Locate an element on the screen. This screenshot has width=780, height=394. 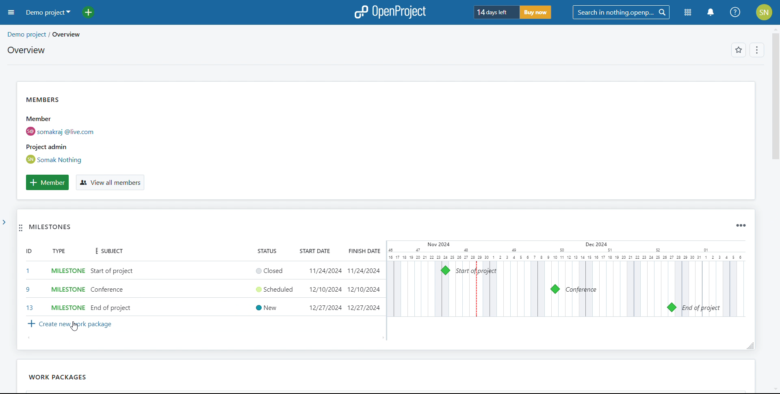
finish date is located at coordinates (362, 251).